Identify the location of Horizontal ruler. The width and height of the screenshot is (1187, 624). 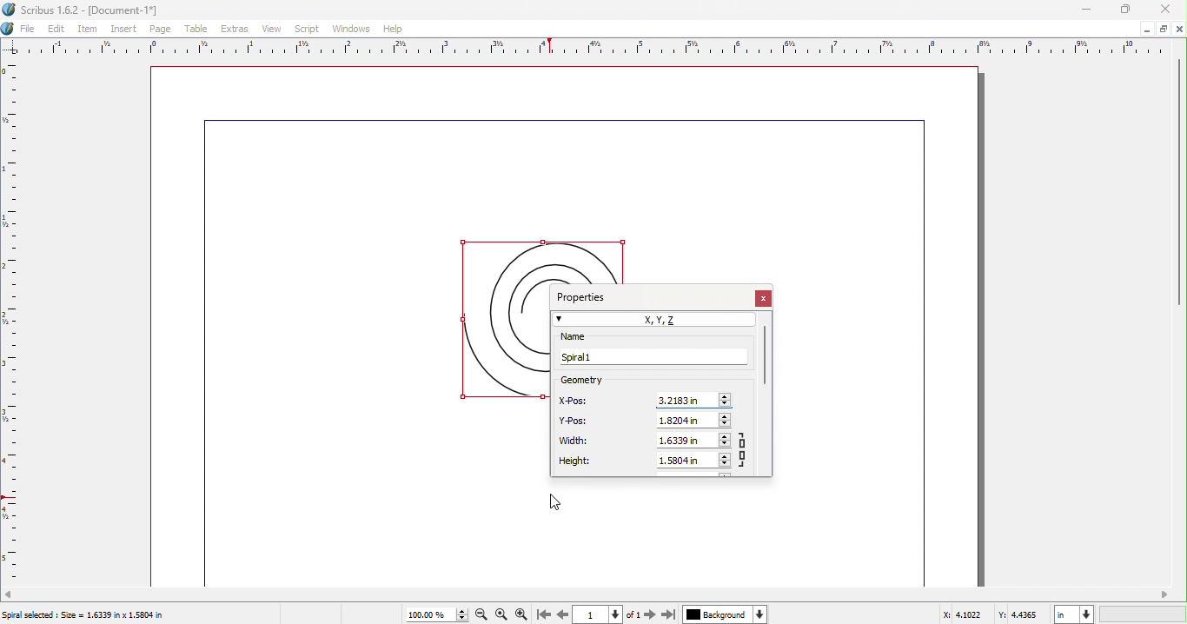
(583, 48).